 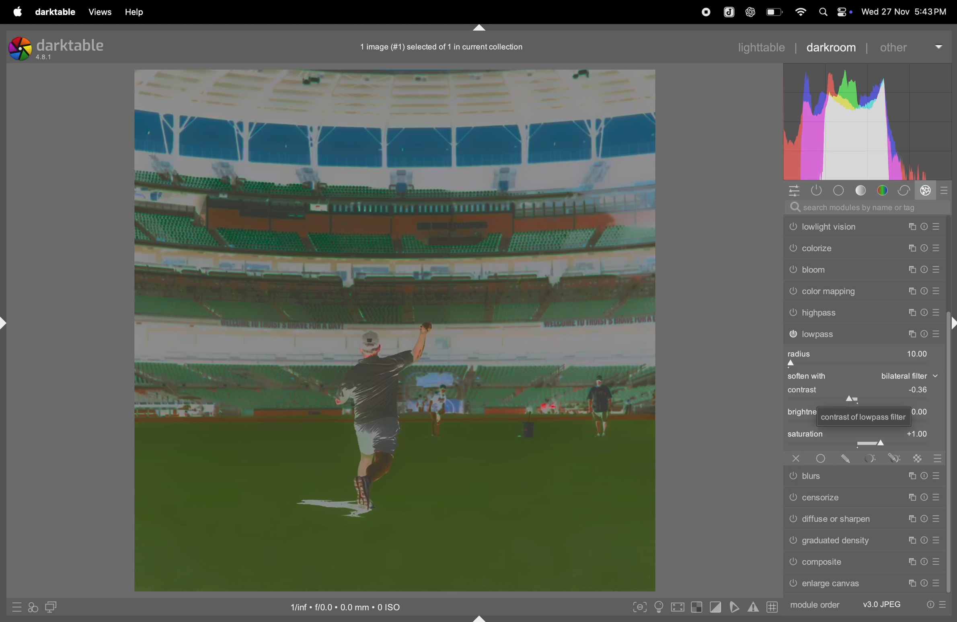 I want to click on effect, so click(x=925, y=190).